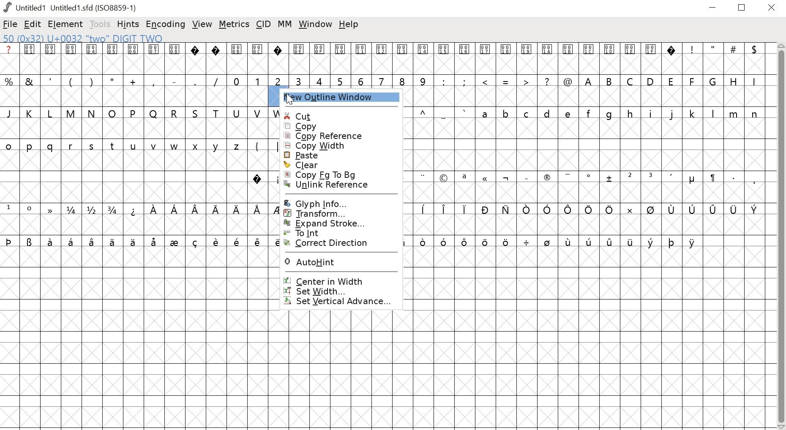 This screenshot has width=786, height=430. I want to click on CENTER IN WIDTH, so click(340, 280).